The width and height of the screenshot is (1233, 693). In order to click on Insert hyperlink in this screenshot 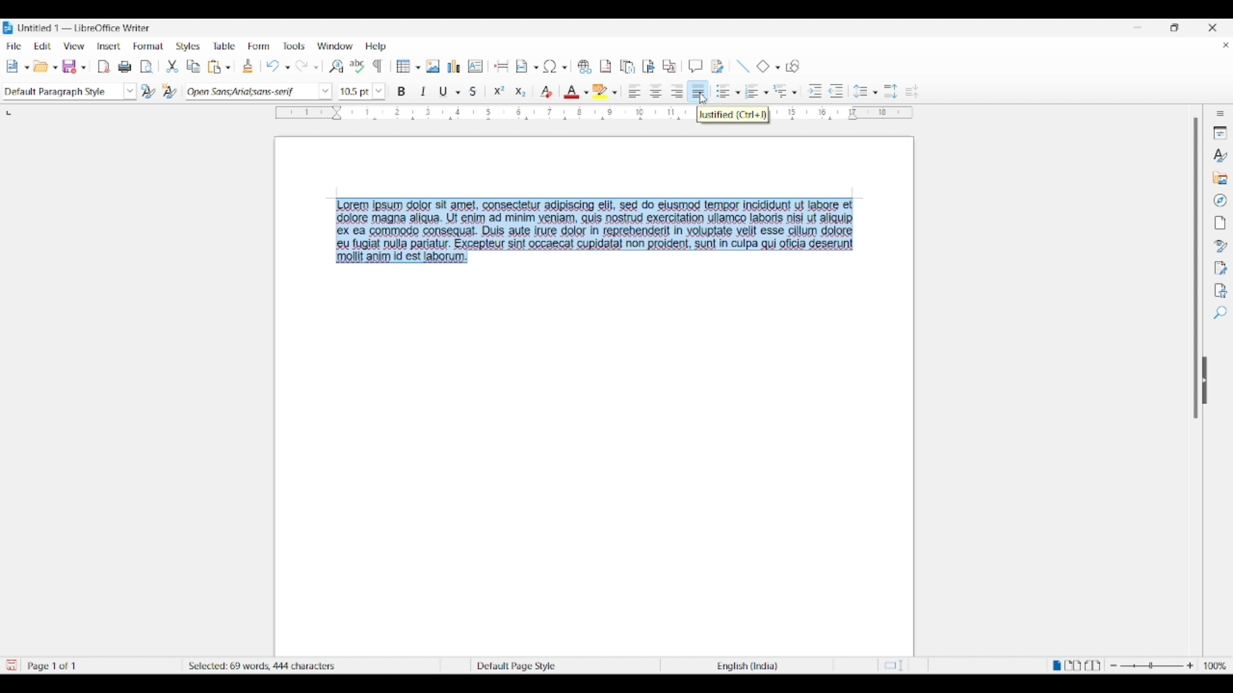, I will do `click(584, 67)`.